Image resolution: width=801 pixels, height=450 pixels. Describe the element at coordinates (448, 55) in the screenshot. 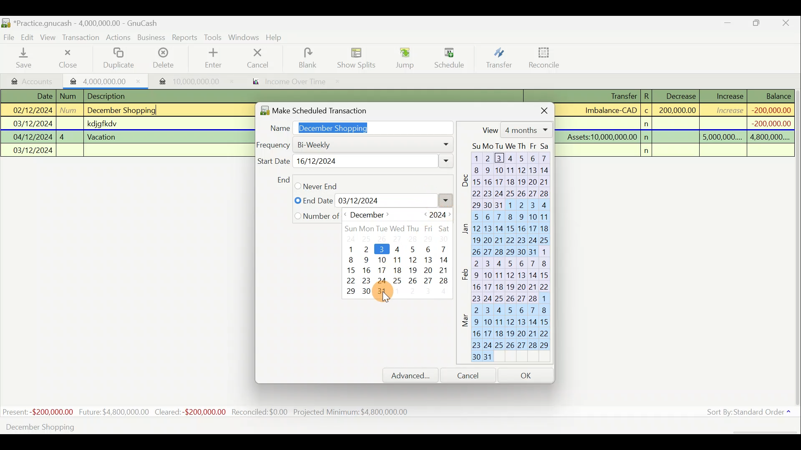

I see `Cursor` at that location.